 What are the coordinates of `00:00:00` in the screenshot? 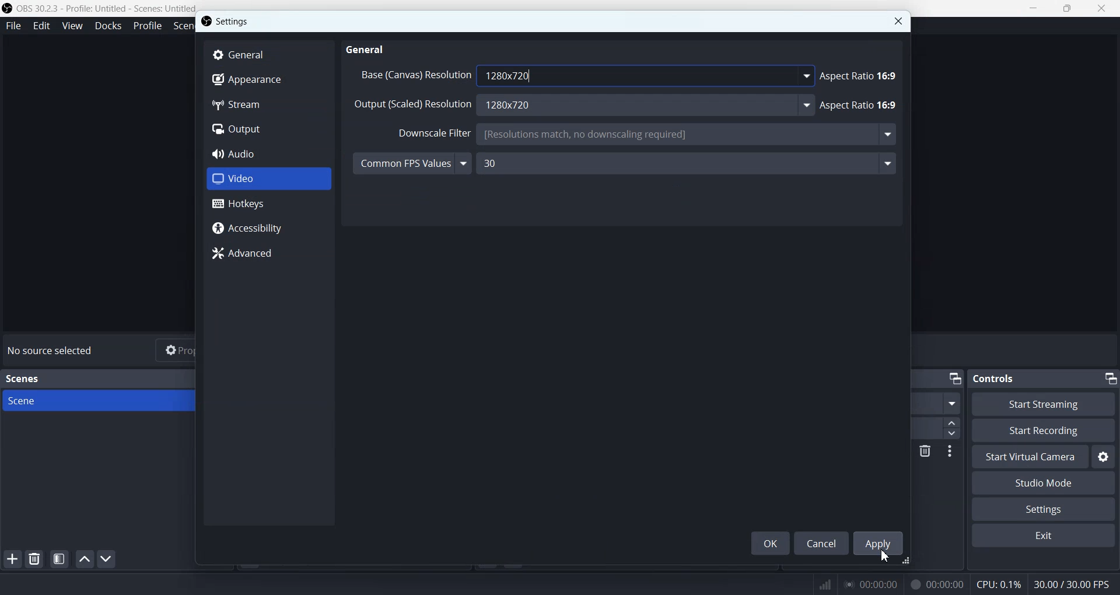 It's located at (934, 584).